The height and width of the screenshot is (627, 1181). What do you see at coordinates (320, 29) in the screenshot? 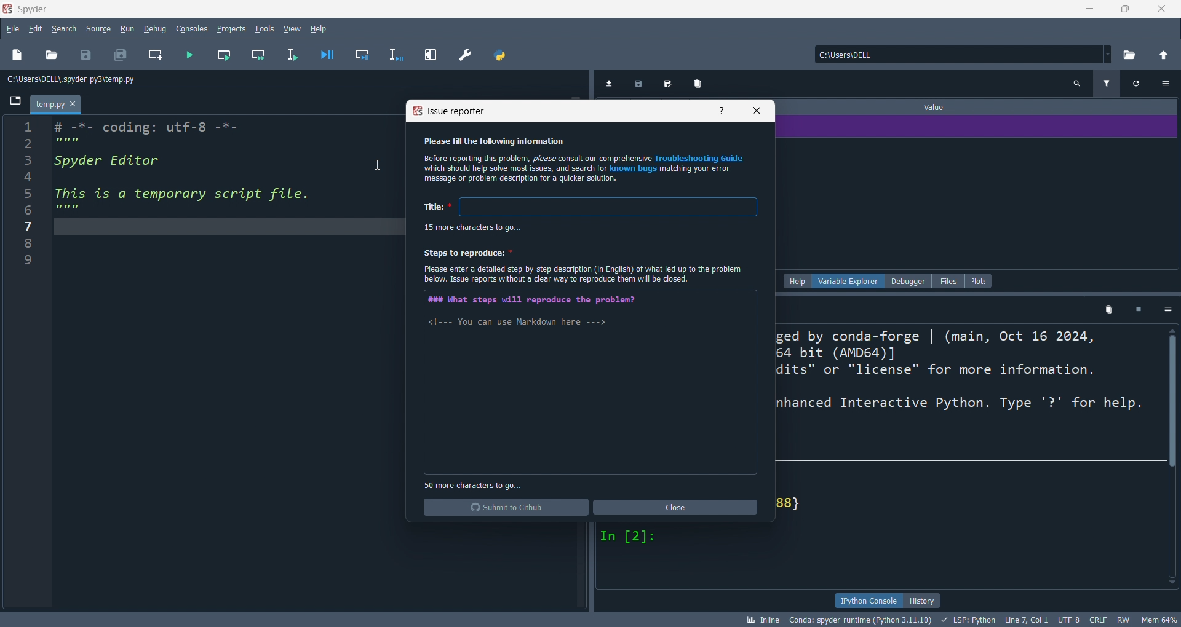
I see `help` at bounding box center [320, 29].